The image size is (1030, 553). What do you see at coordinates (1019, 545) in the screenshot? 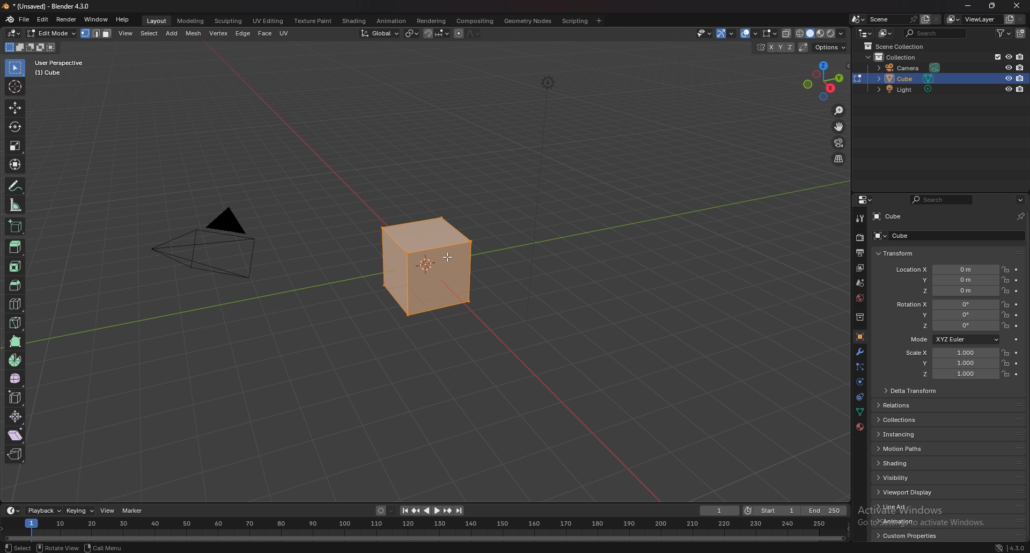
I see `version` at bounding box center [1019, 545].